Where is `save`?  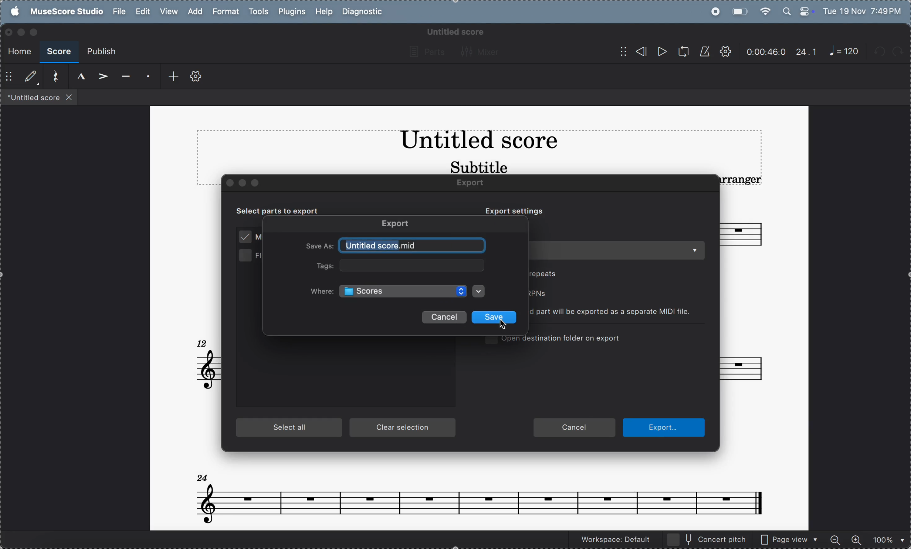
save is located at coordinates (495, 318).